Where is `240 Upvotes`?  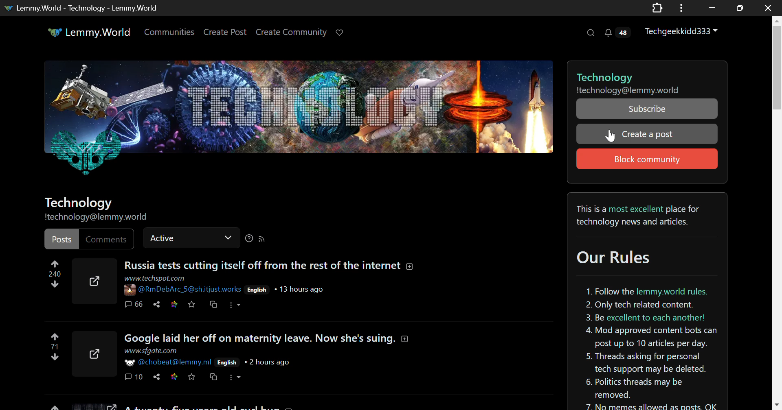
240 Upvotes is located at coordinates (54, 275).